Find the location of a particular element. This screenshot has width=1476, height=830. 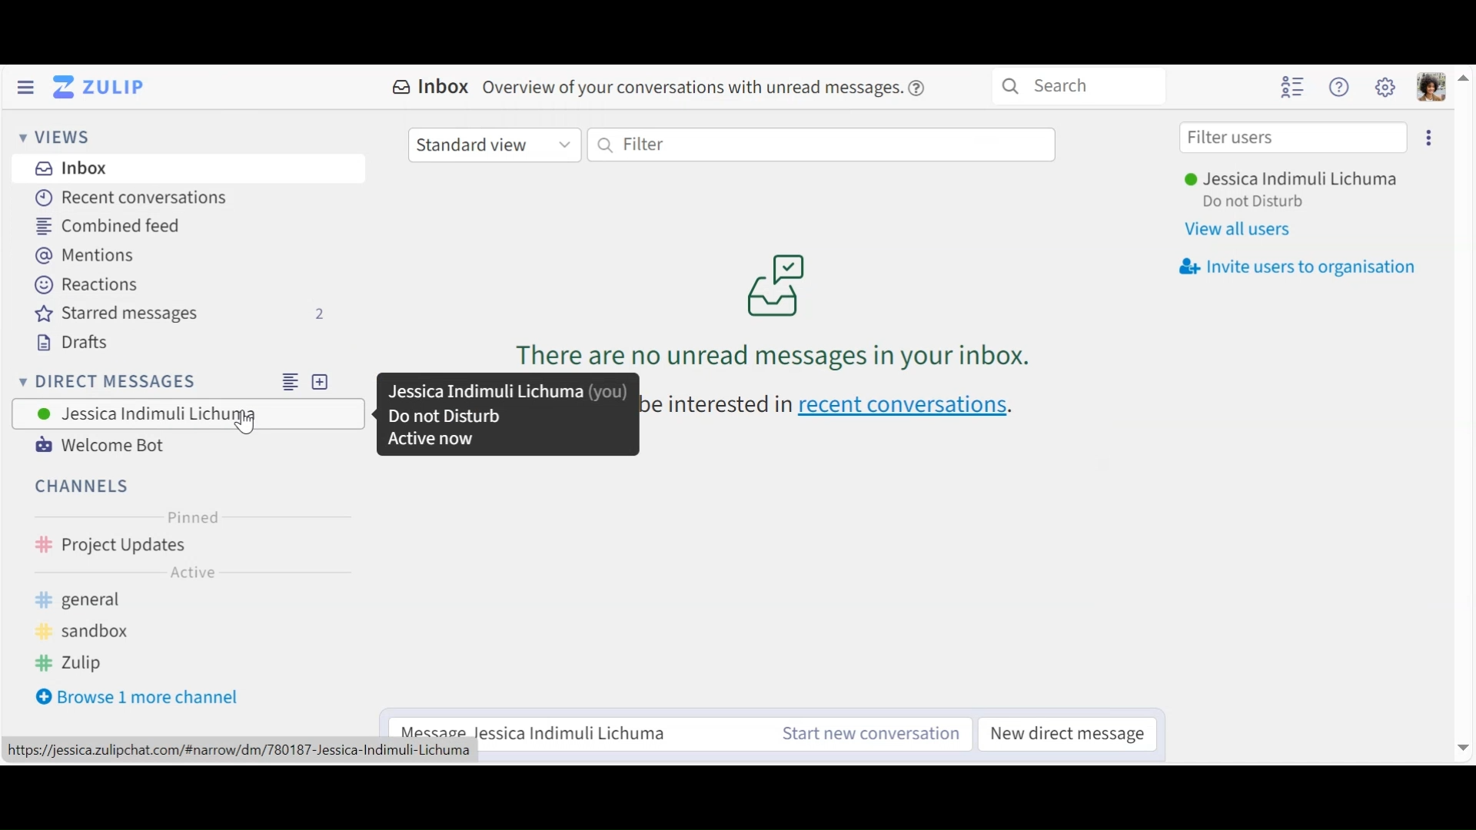

sandbox is located at coordinates (101, 632).